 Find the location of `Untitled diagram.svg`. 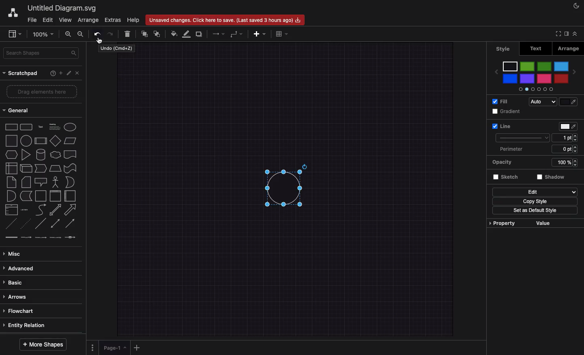

Untitled diagram.svg is located at coordinates (63, 9).